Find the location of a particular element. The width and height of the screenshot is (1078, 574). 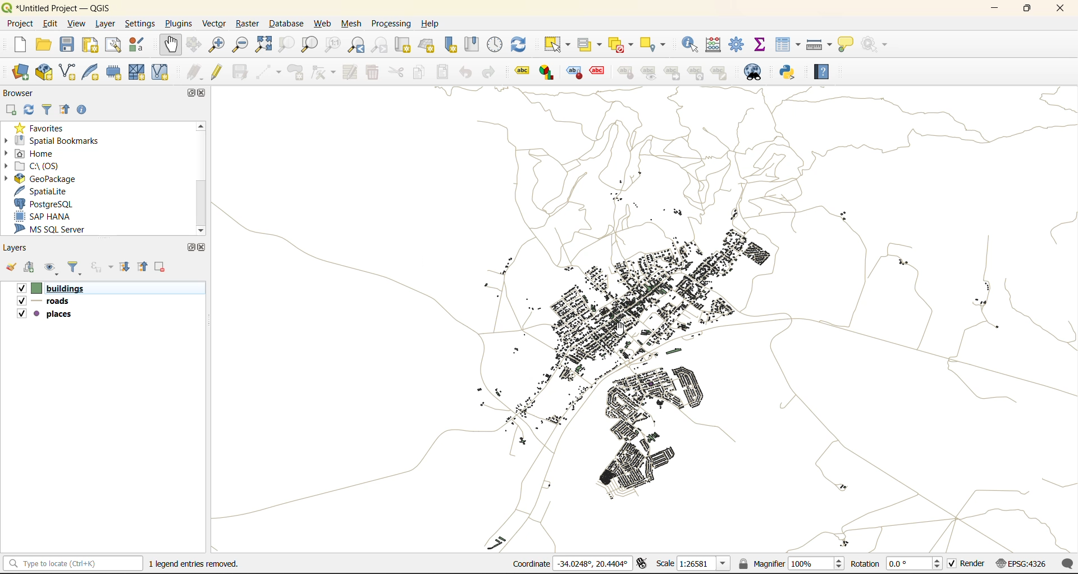

scale is located at coordinates (693, 565).